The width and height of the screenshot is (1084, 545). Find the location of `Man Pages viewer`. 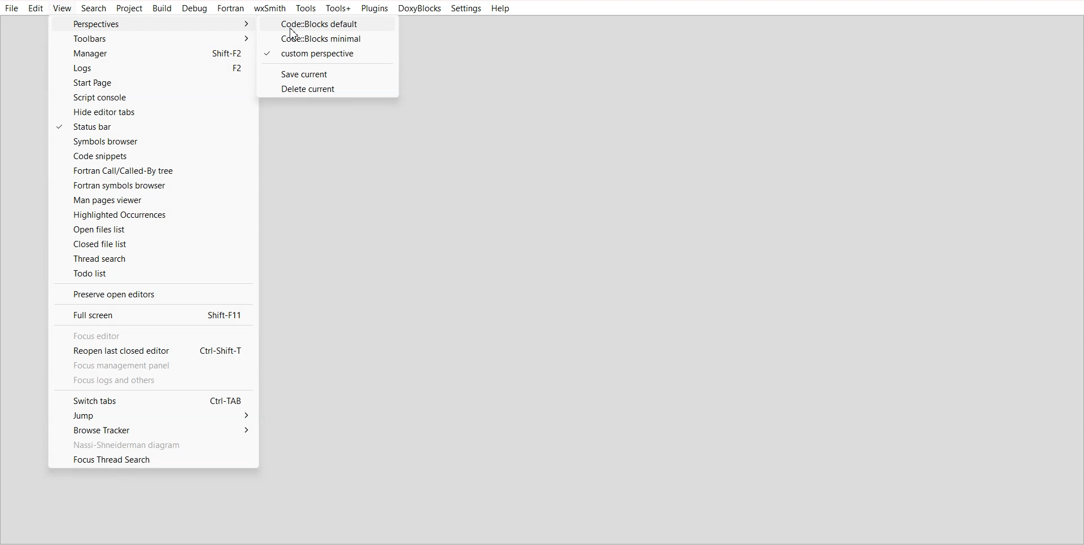

Man Pages viewer is located at coordinates (152, 200).